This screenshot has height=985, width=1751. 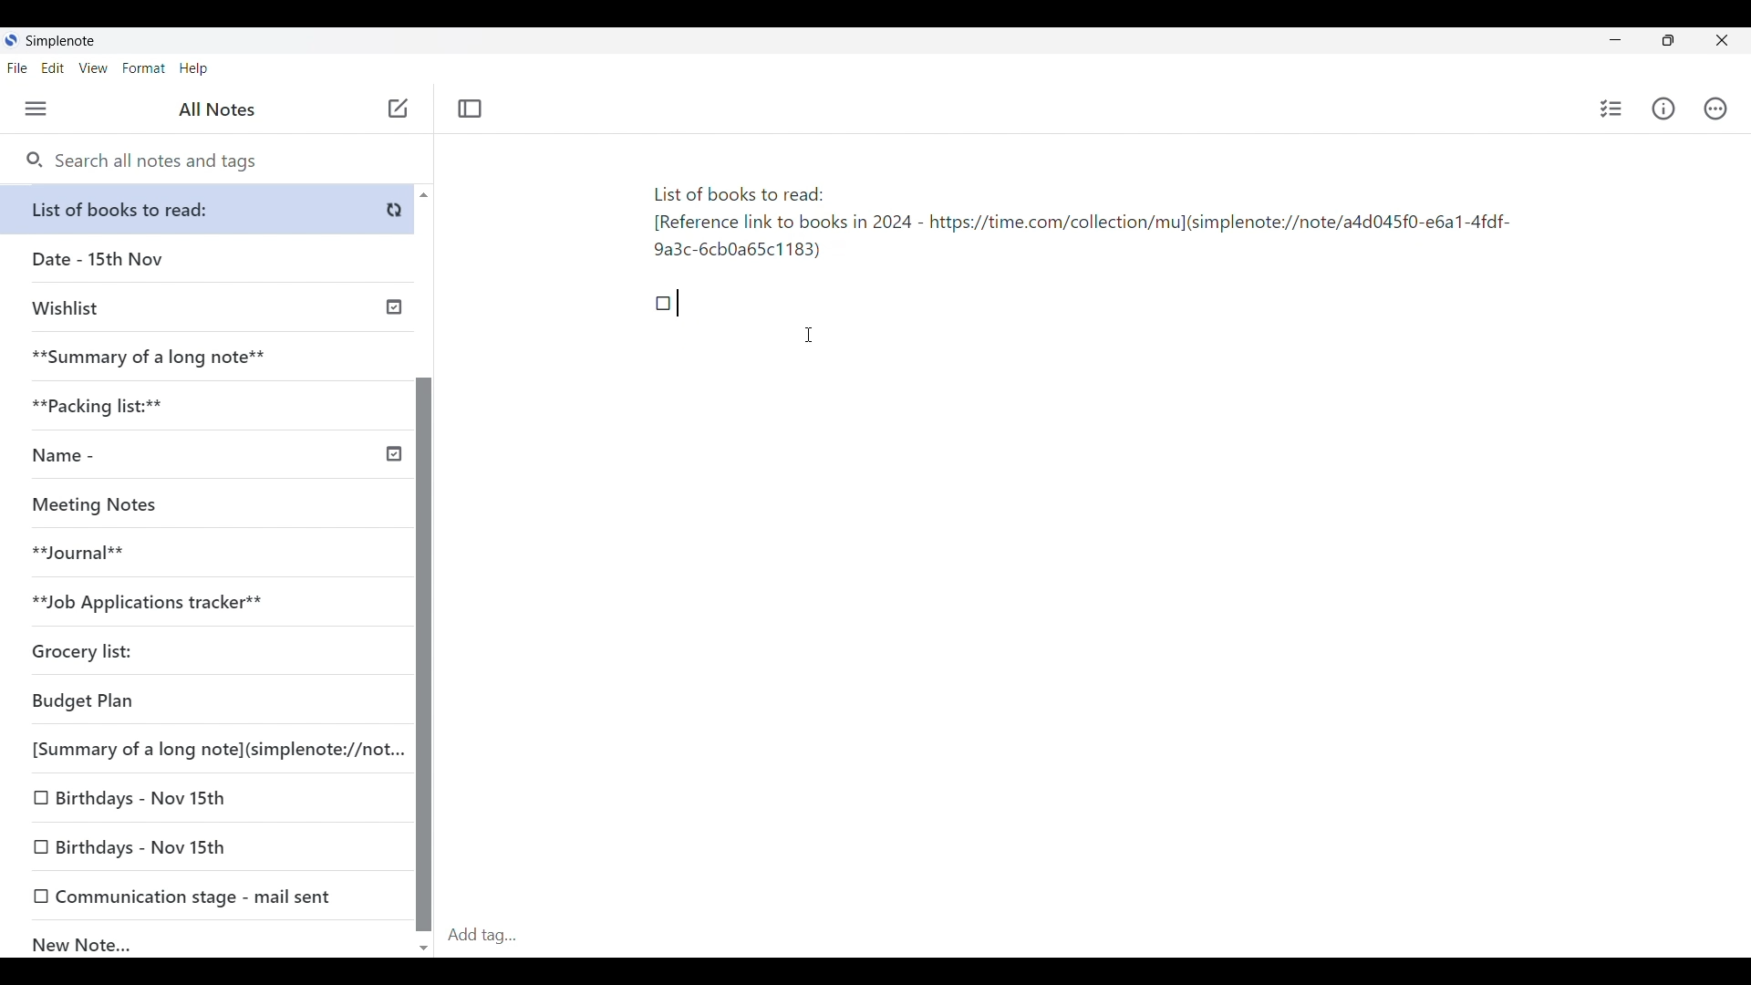 I want to click on New text automatically converted to checklist as a markdown, so click(x=664, y=304).